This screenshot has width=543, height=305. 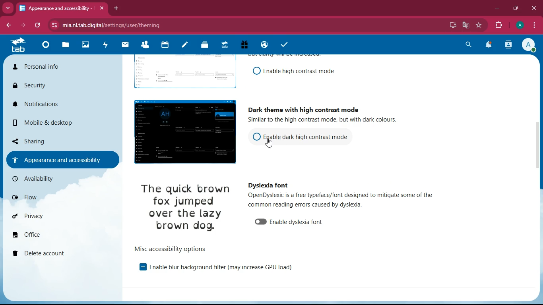 What do you see at coordinates (268, 185) in the screenshot?
I see `dyslexia font` at bounding box center [268, 185].